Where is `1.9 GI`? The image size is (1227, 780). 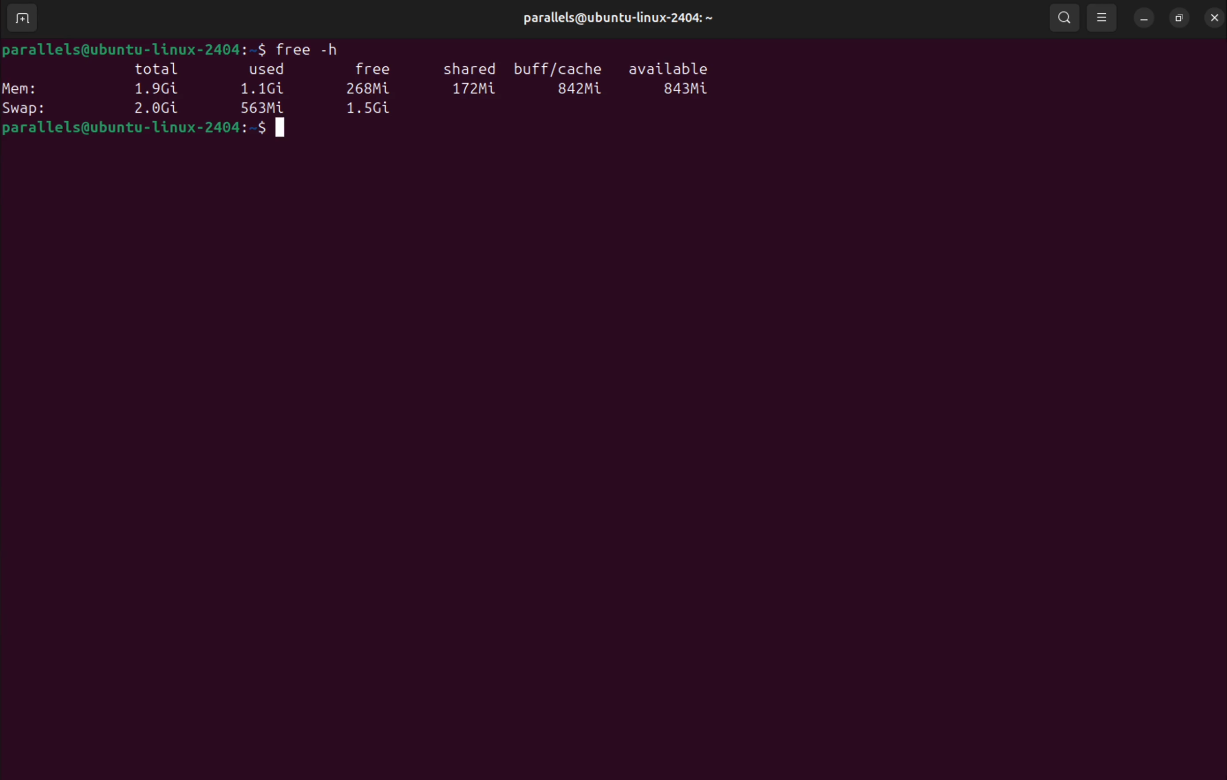
1.9 GI is located at coordinates (157, 89).